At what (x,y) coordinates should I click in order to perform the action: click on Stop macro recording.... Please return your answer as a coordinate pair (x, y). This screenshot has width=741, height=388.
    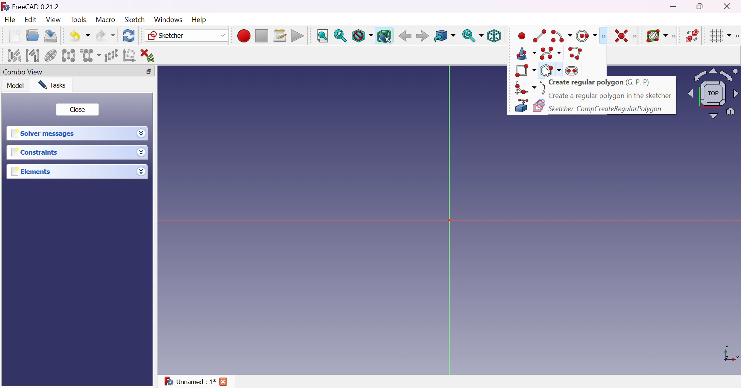
    Looking at the image, I should click on (262, 36).